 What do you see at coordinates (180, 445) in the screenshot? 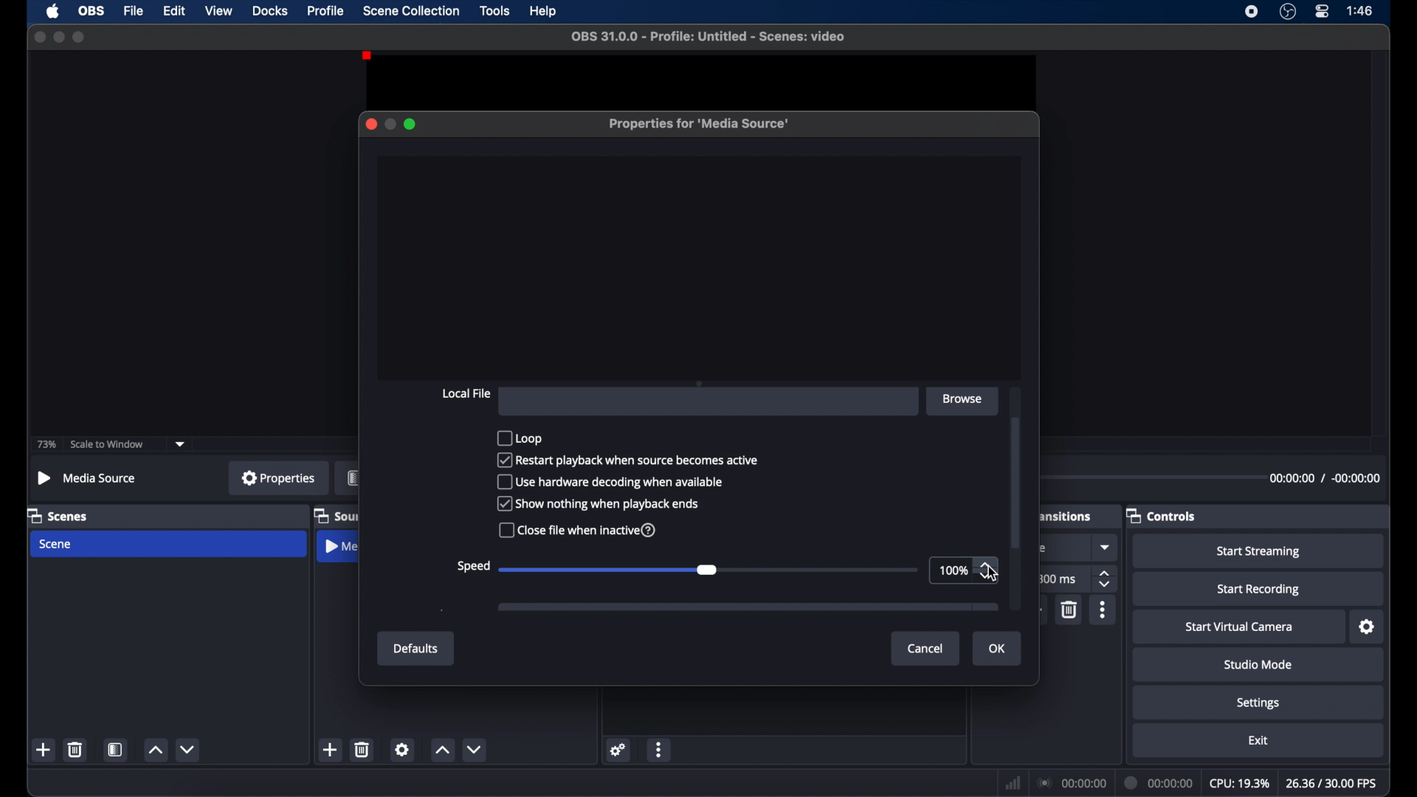
I see `dropdown` at bounding box center [180, 445].